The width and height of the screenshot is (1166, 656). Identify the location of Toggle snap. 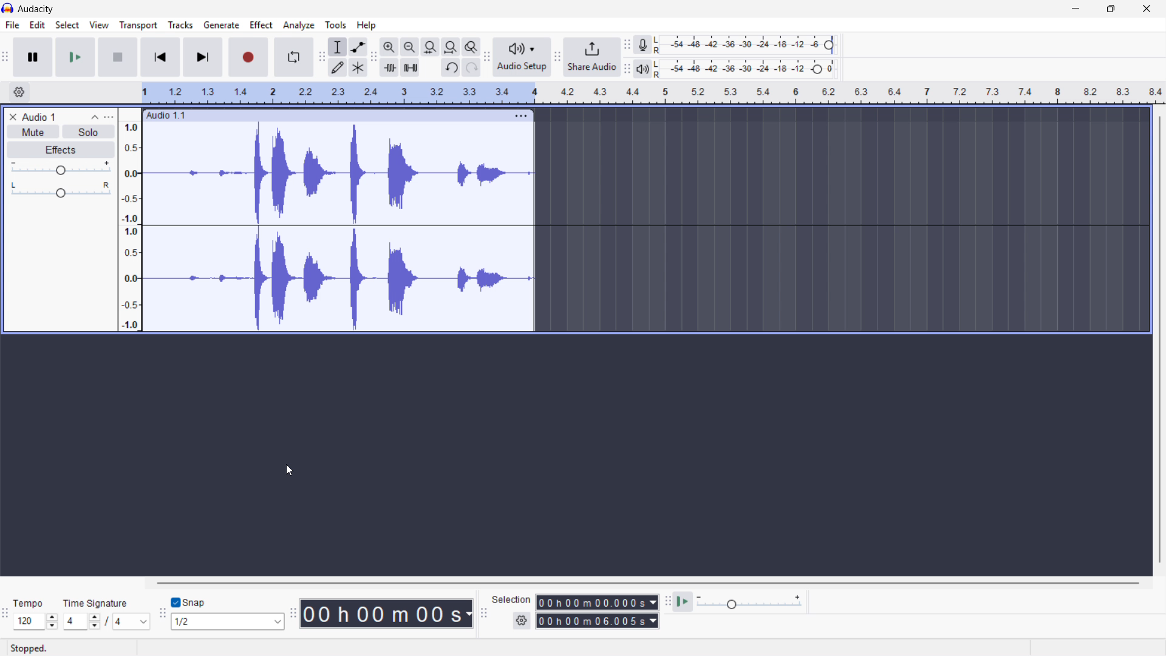
(189, 603).